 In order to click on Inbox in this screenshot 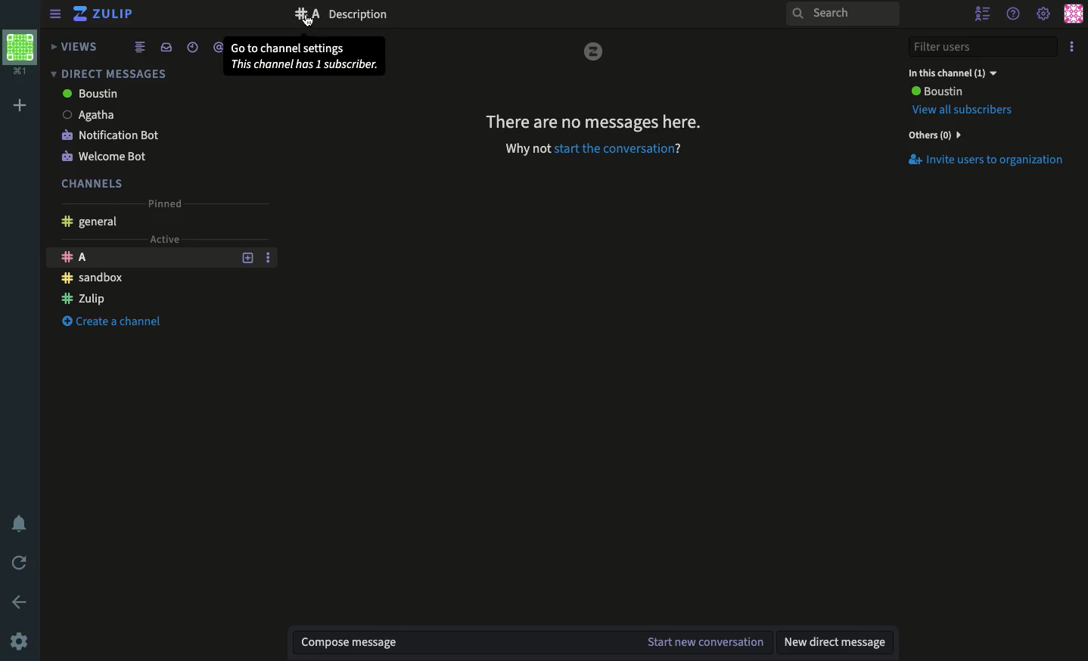, I will do `click(163, 46)`.